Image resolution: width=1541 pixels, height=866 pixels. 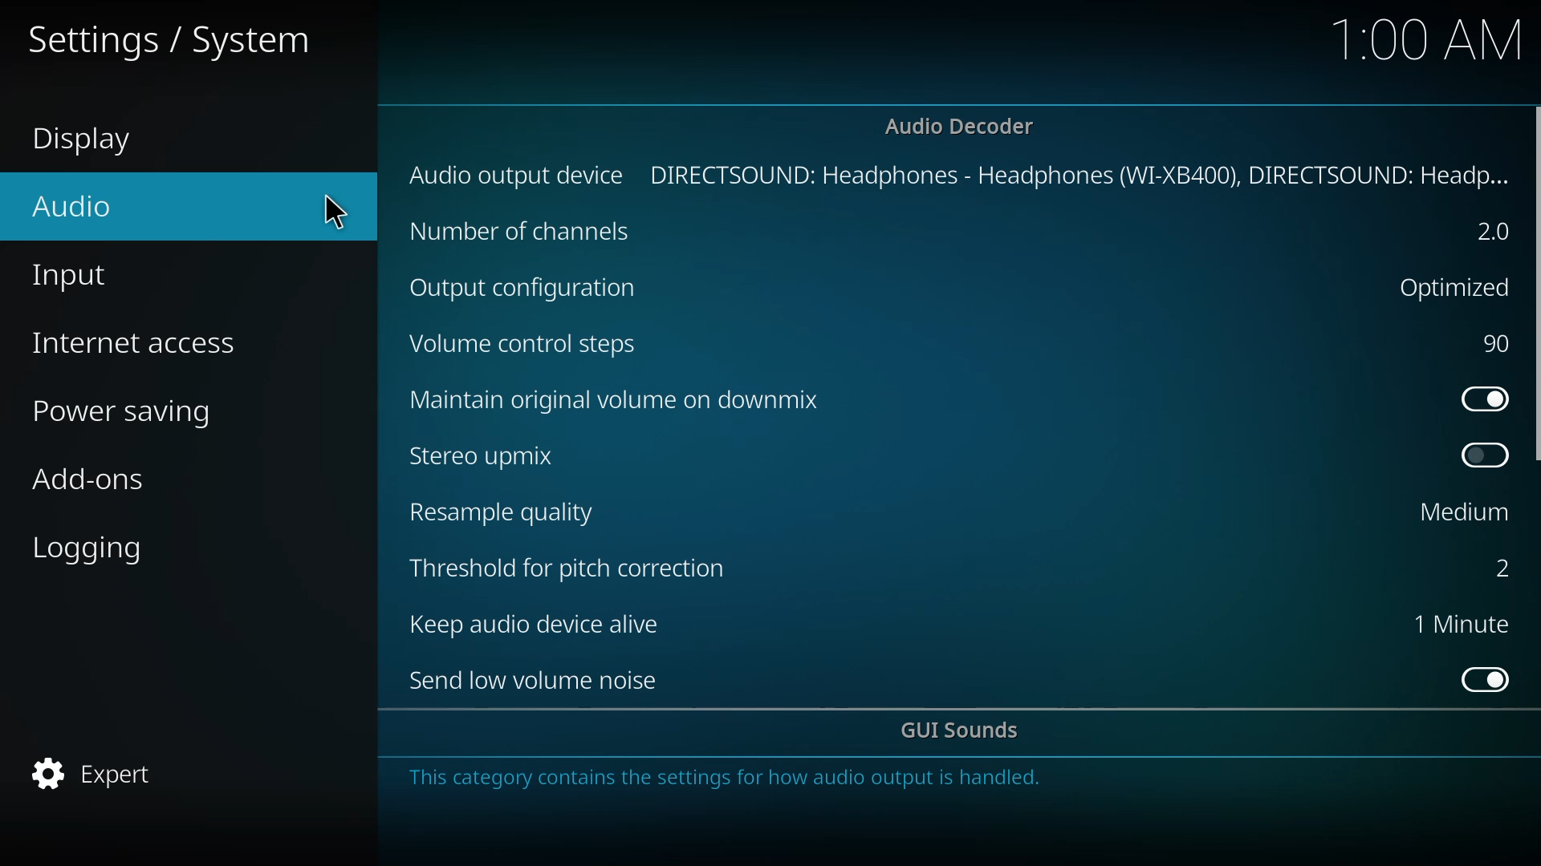 What do you see at coordinates (99, 482) in the screenshot?
I see `add-ons` at bounding box center [99, 482].